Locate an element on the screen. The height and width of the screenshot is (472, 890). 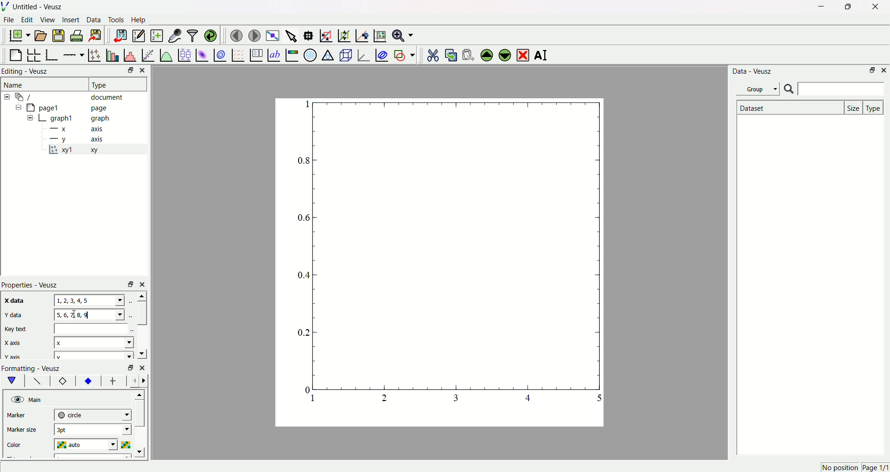
import datasets is located at coordinates (120, 35).